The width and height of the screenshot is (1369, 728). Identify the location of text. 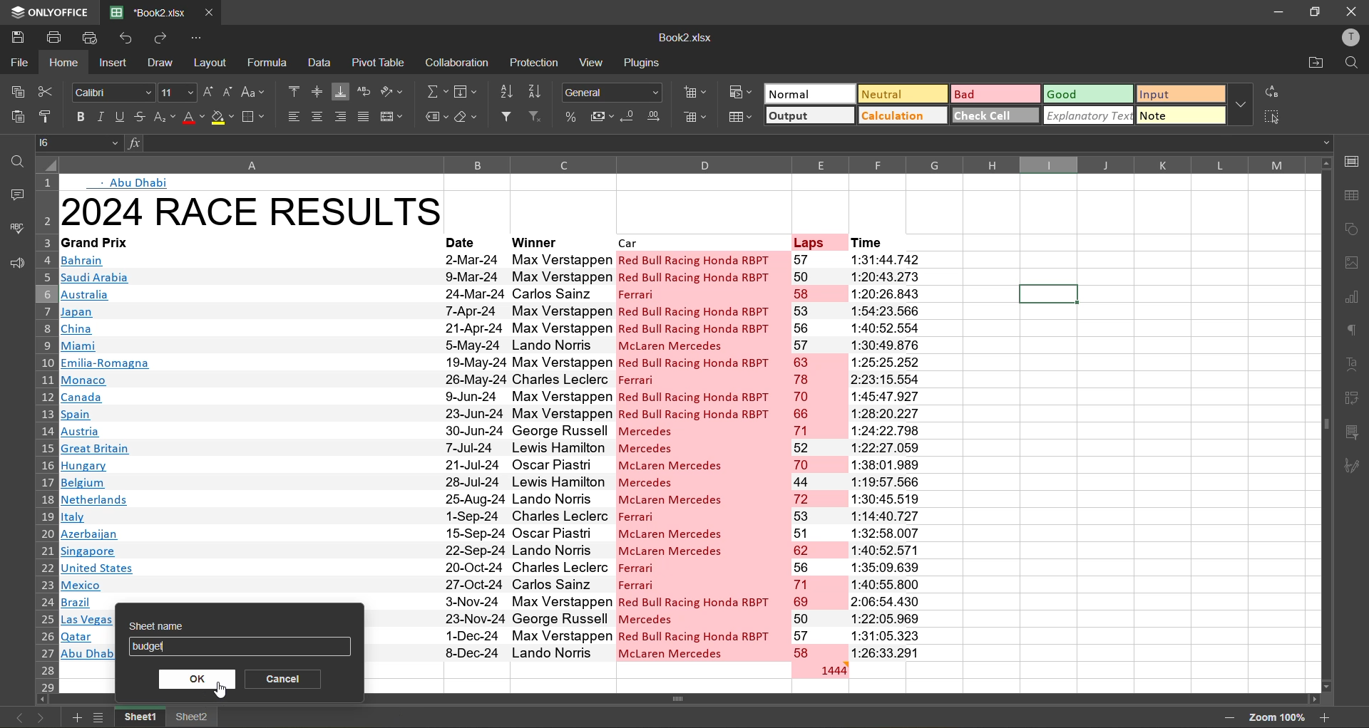
(1355, 367).